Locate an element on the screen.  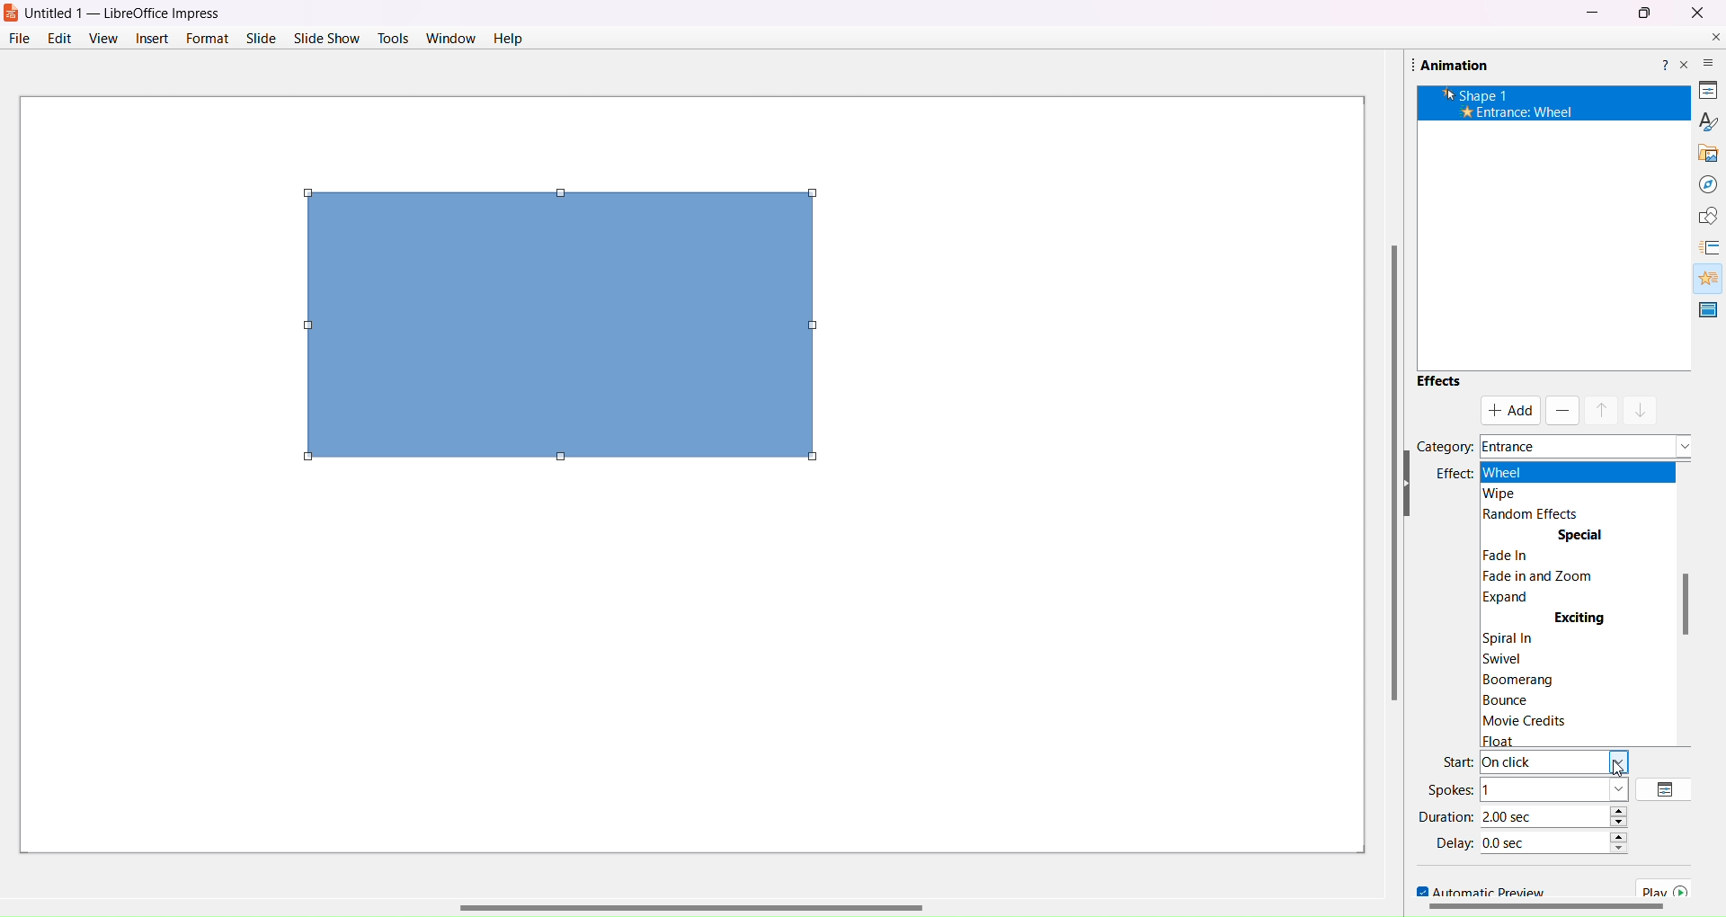
Slide Show is located at coordinates (328, 36).